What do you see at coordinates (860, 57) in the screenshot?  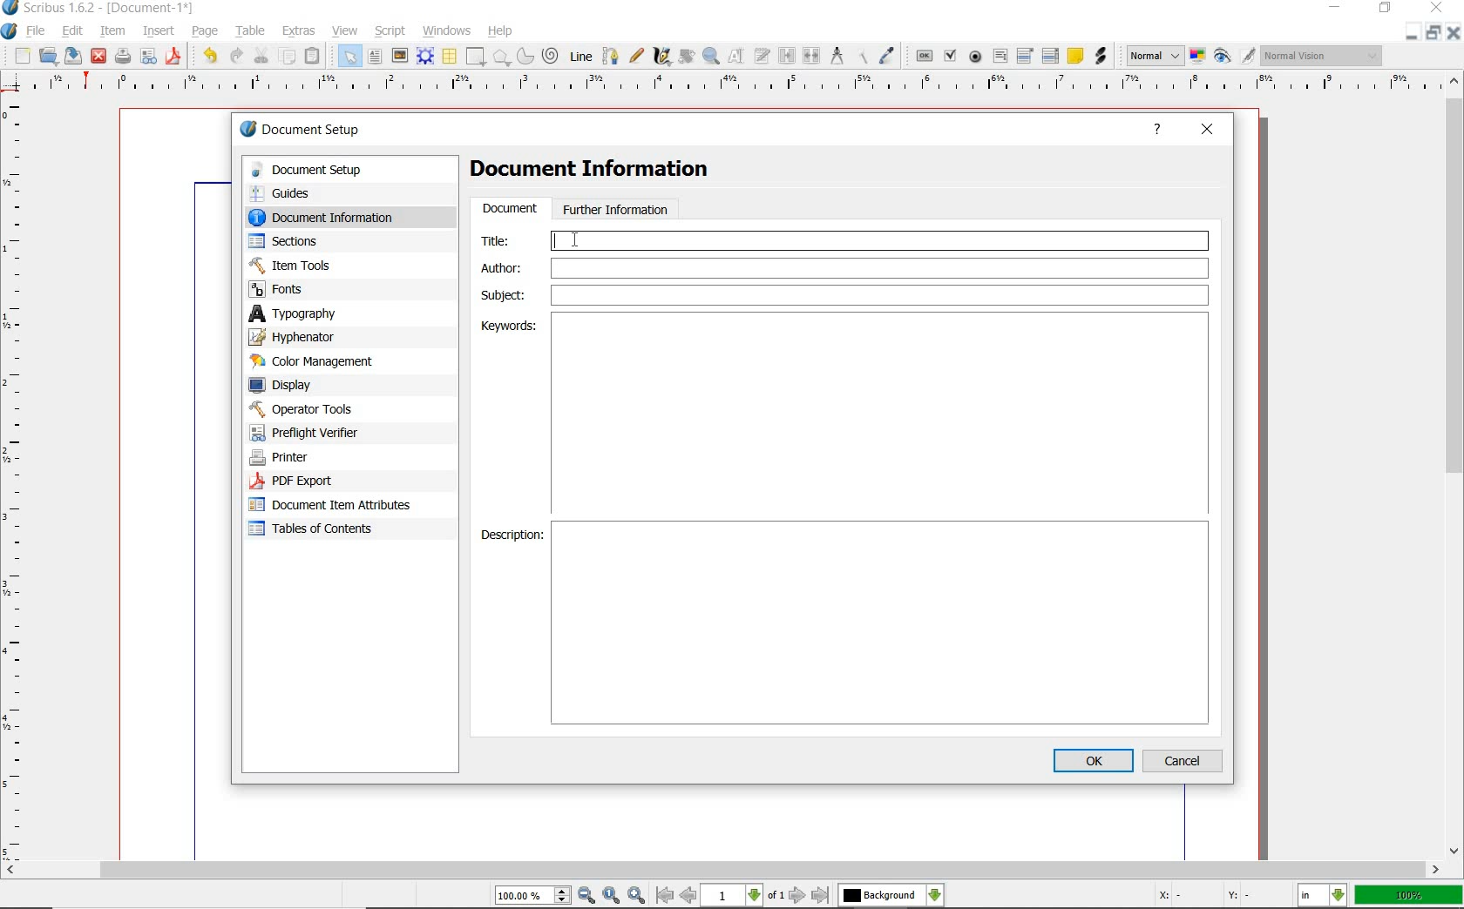 I see `copy item properties` at bounding box center [860, 57].